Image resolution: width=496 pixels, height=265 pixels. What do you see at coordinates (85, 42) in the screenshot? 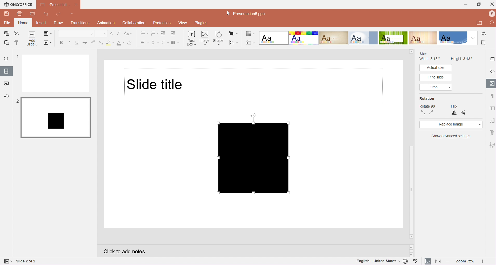
I see `Strikethrough` at bounding box center [85, 42].